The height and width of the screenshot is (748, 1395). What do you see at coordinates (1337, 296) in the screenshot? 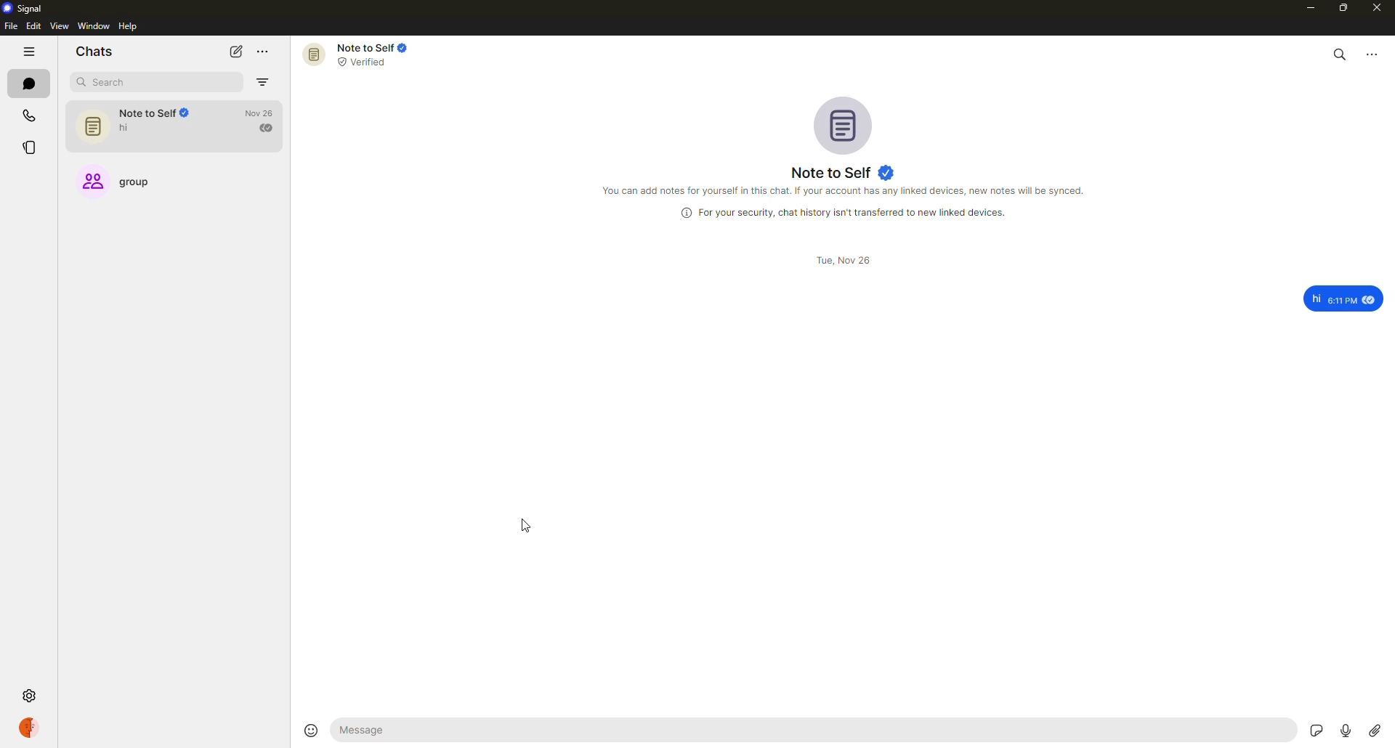
I see `message` at bounding box center [1337, 296].